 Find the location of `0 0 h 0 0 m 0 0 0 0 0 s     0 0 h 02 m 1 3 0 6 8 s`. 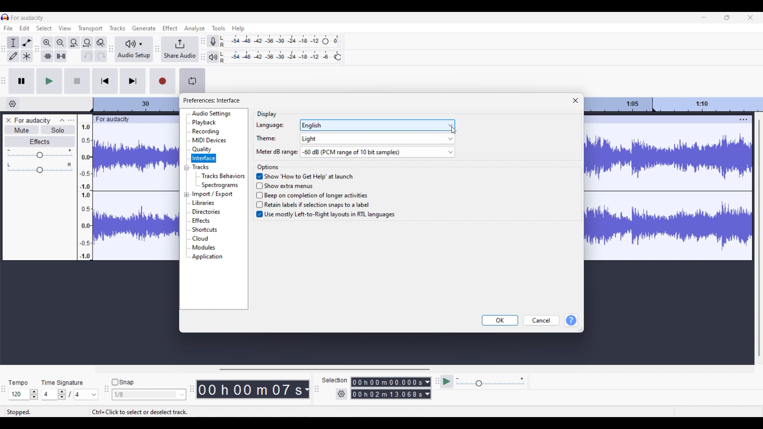

0 0 h 0 0 m 0 0 0 0 0 s     0 0 h 02 m 1 3 0 6 8 s is located at coordinates (387, 388).